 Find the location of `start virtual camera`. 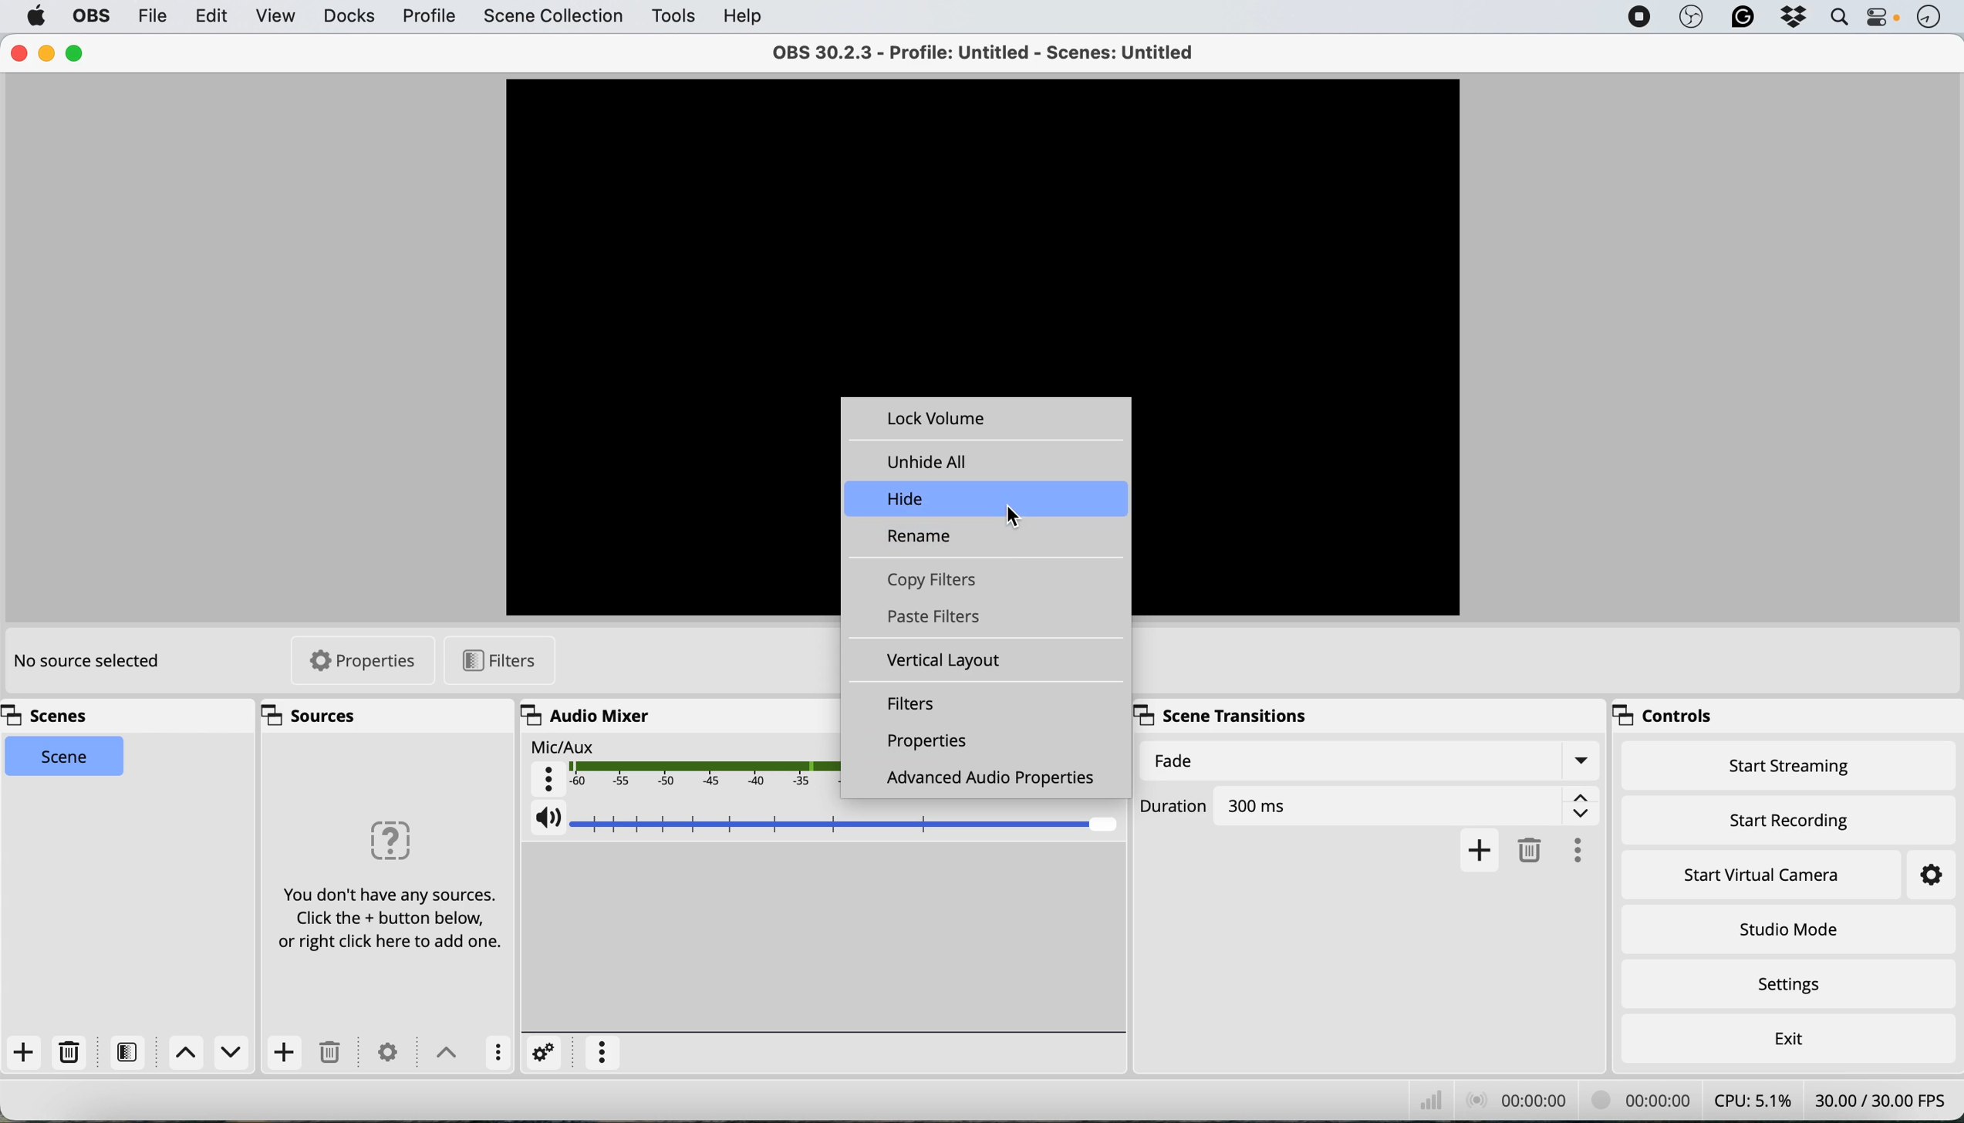

start virtual camera is located at coordinates (1756, 874).